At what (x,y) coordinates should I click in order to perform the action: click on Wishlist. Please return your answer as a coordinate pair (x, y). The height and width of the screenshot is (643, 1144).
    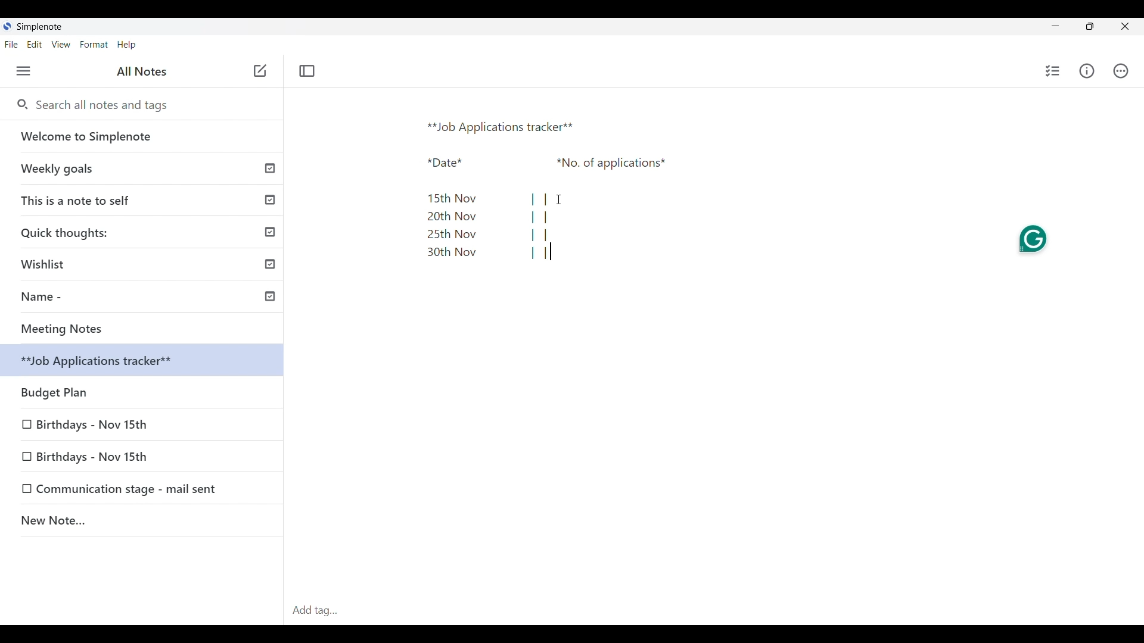
    Looking at the image, I should click on (146, 262).